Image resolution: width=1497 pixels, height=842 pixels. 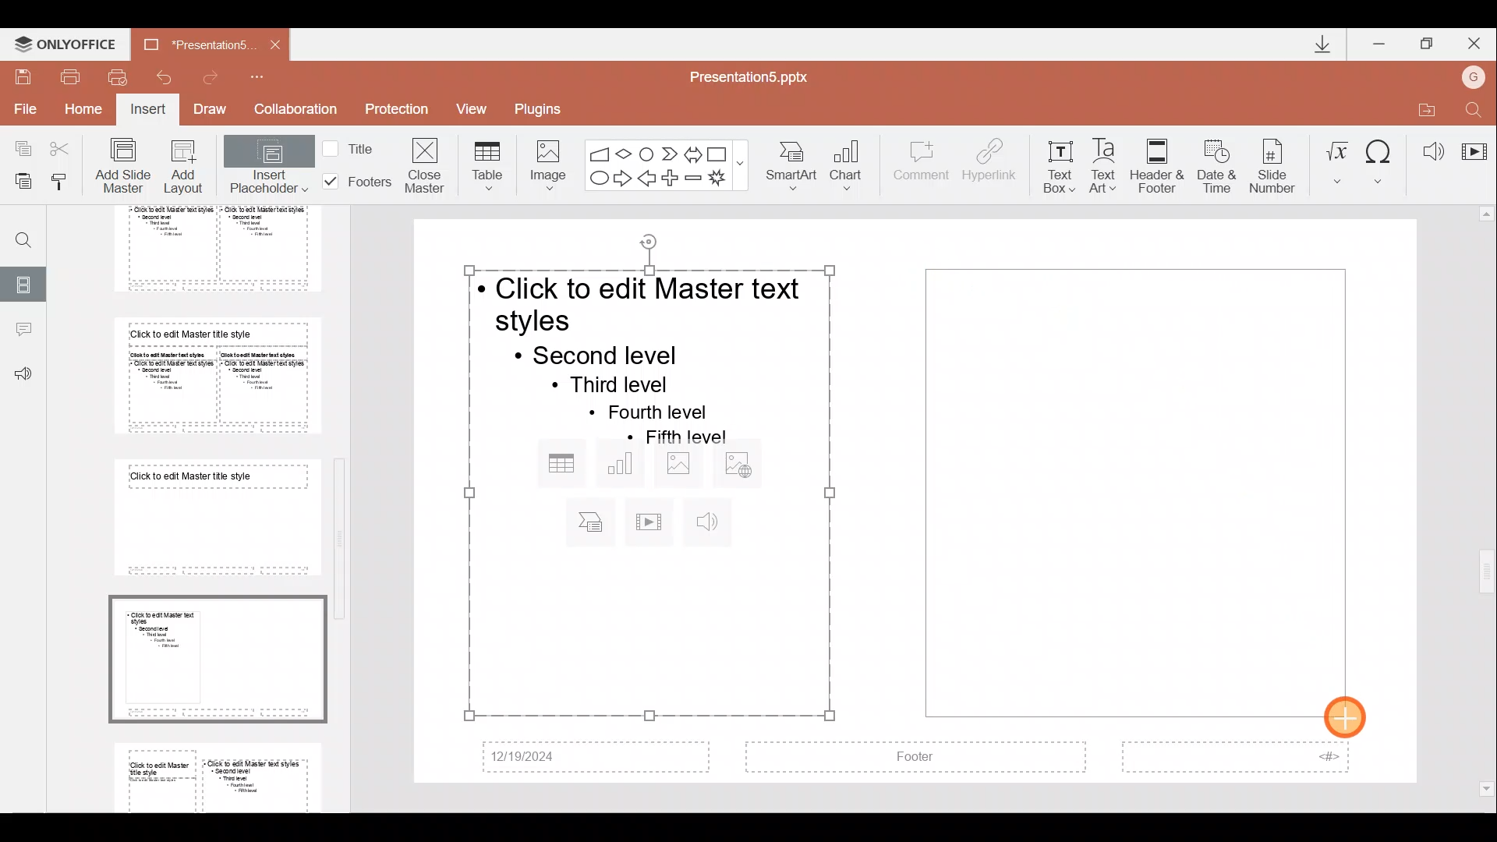 I want to click on Insert placeholder, so click(x=267, y=168).